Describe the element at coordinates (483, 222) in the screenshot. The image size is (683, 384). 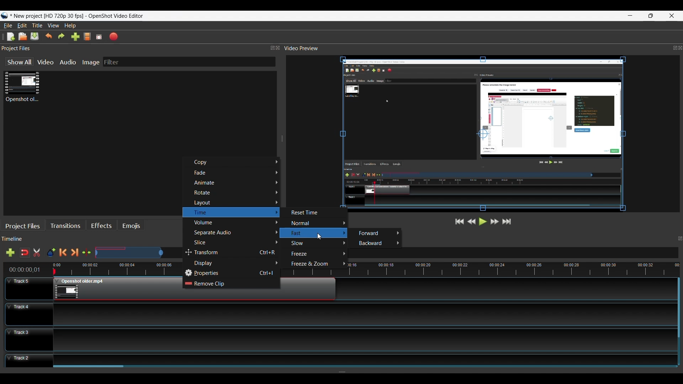
I see `Play` at that location.